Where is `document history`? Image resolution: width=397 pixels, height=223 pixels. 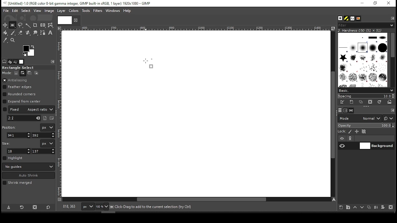 document history is located at coordinates (358, 19).